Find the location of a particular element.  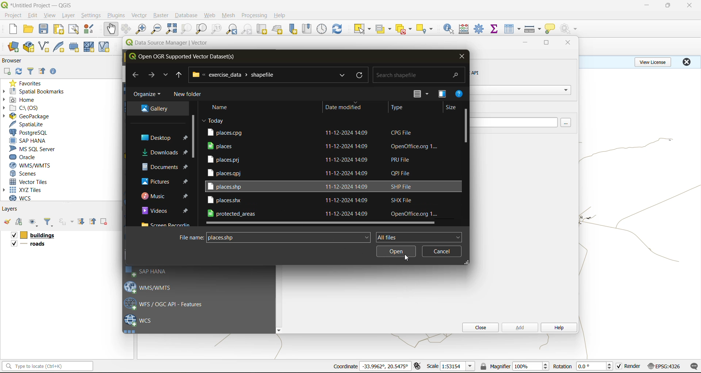

manage map is located at coordinates (34, 223).